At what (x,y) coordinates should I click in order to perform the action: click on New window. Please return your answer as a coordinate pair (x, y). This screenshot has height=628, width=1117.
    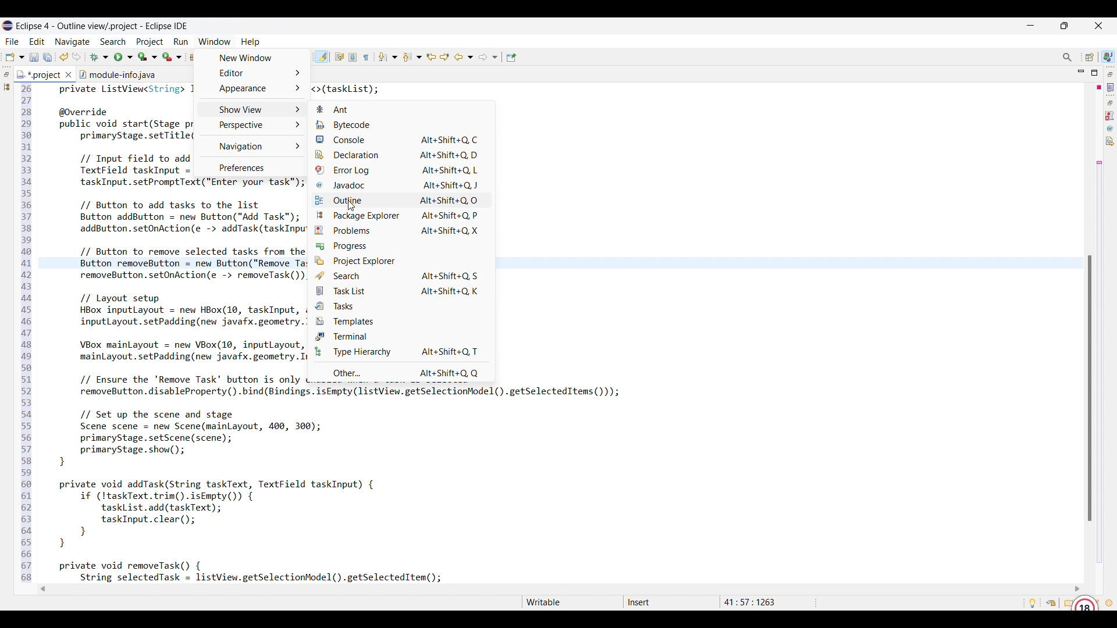
    Looking at the image, I should click on (252, 58).